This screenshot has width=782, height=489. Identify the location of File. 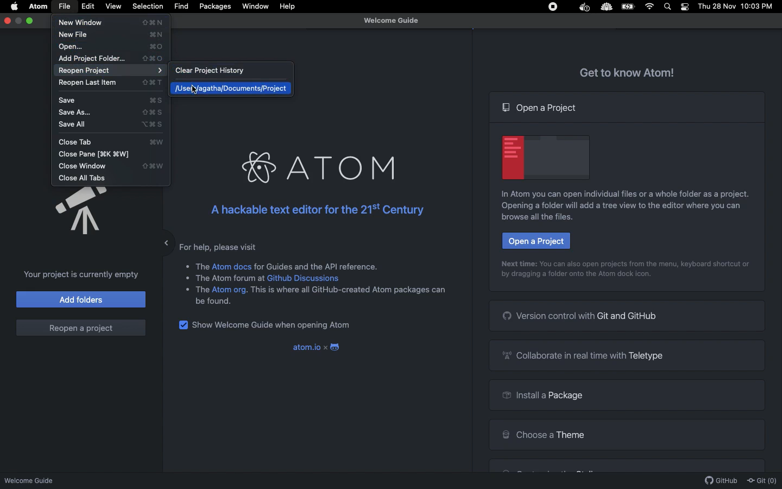
(64, 7).